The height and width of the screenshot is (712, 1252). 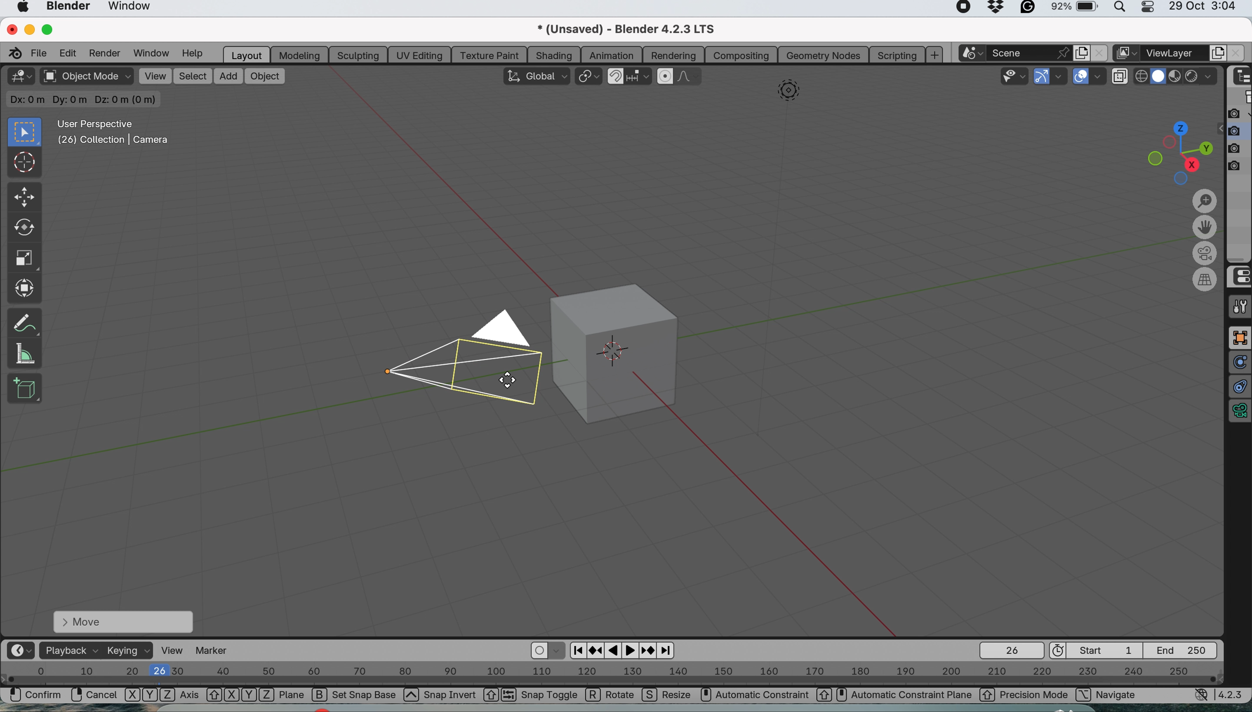 What do you see at coordinates (1124, 54) in the screenshot?
I see `active workspace` at bounding box center [1124, 54].